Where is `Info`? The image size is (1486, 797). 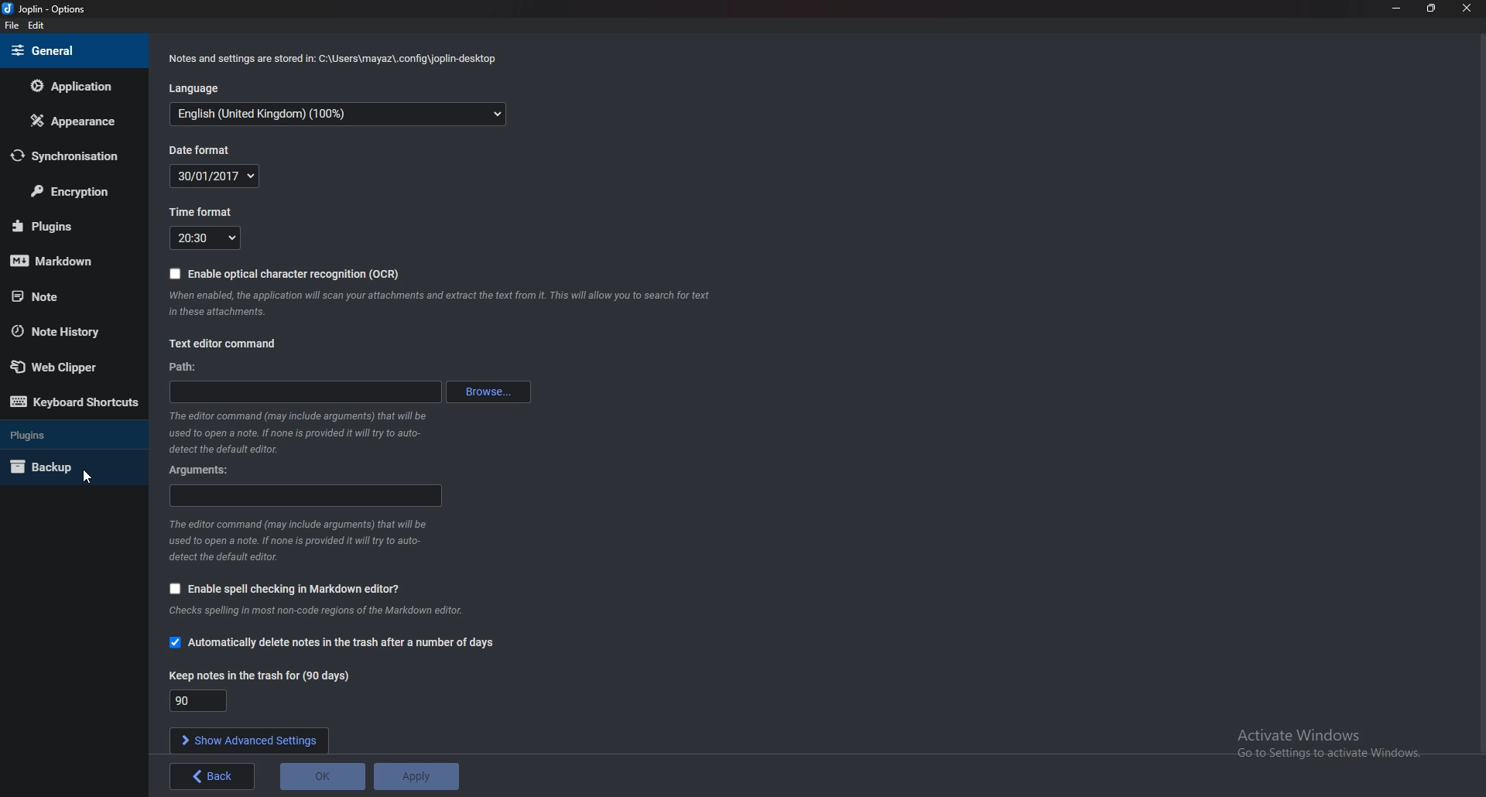 Info is located at coordinates (297, 433).